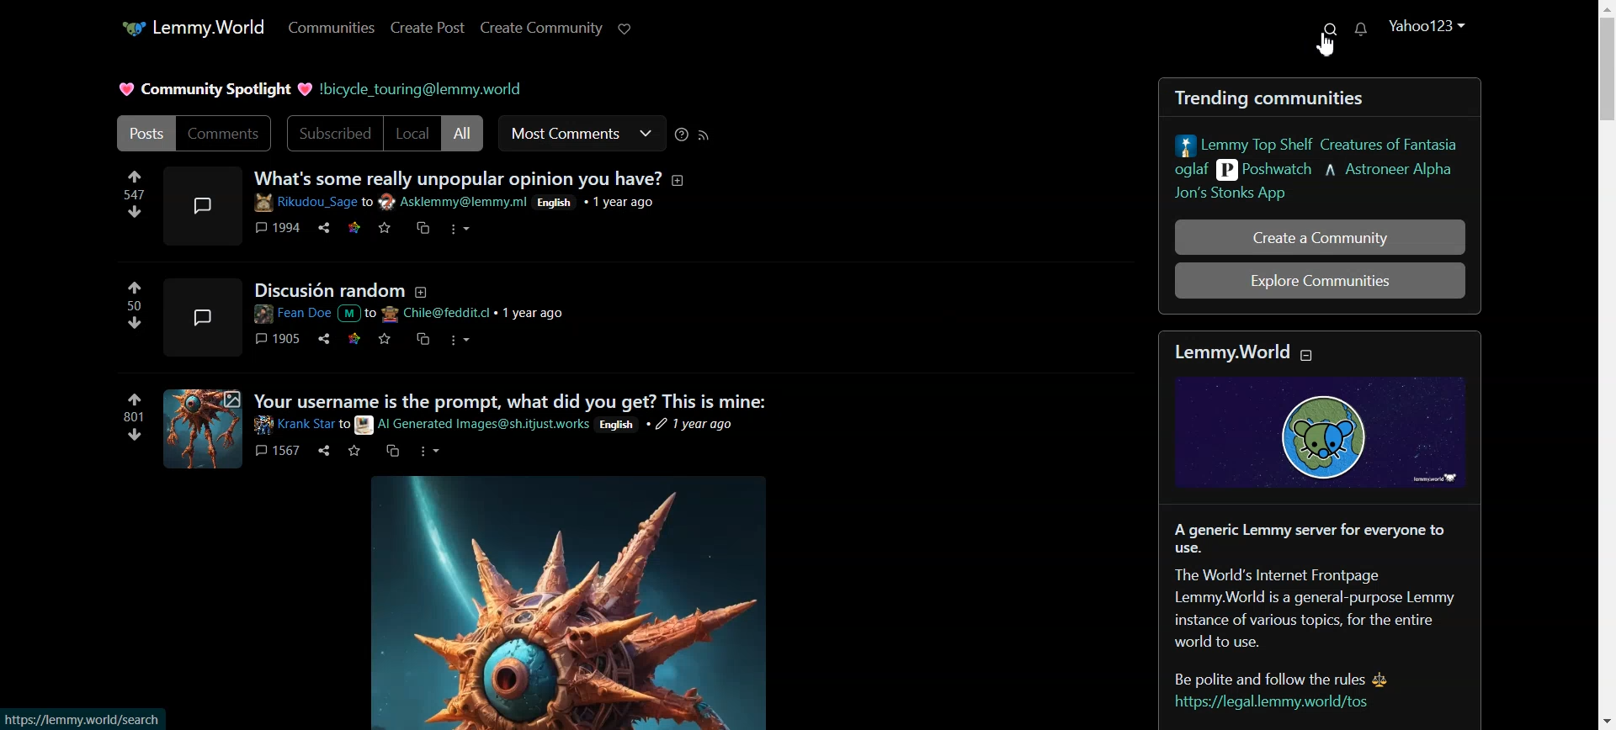 The height and width of the screenshot is (730, 1616). I want to click on Trending communities, so click(1274, 99).